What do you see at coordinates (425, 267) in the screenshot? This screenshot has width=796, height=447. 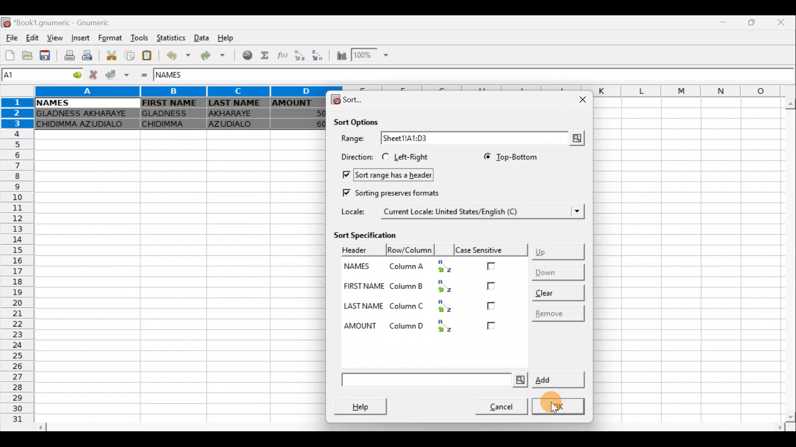 I see `Column A` at bounding box center [425, 267].